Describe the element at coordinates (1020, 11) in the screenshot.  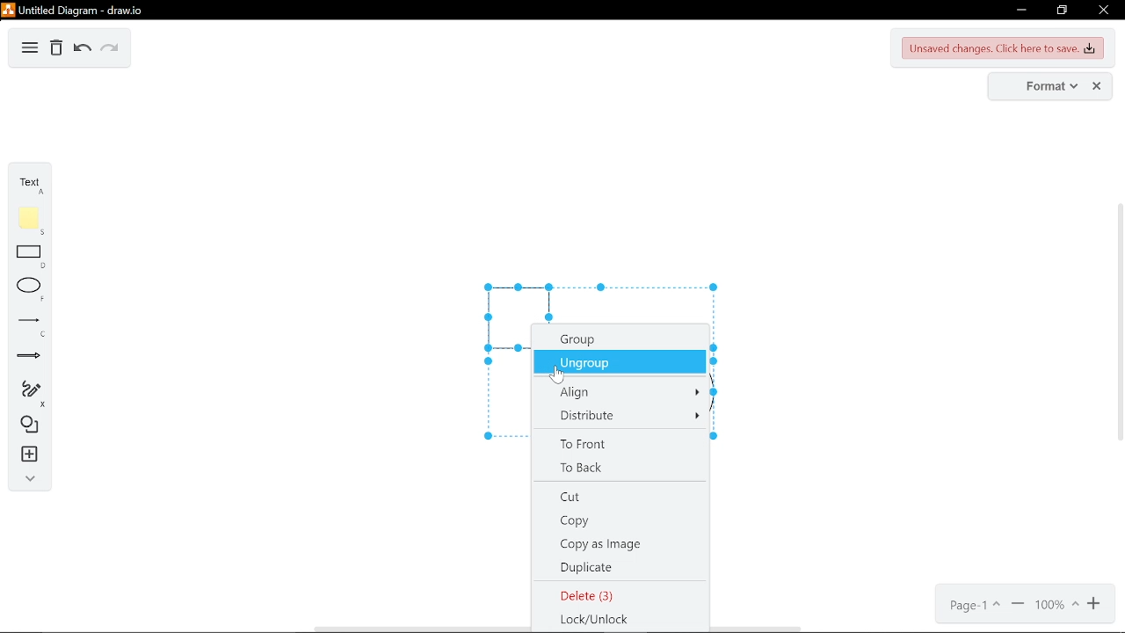
I see `minimize` at that location.